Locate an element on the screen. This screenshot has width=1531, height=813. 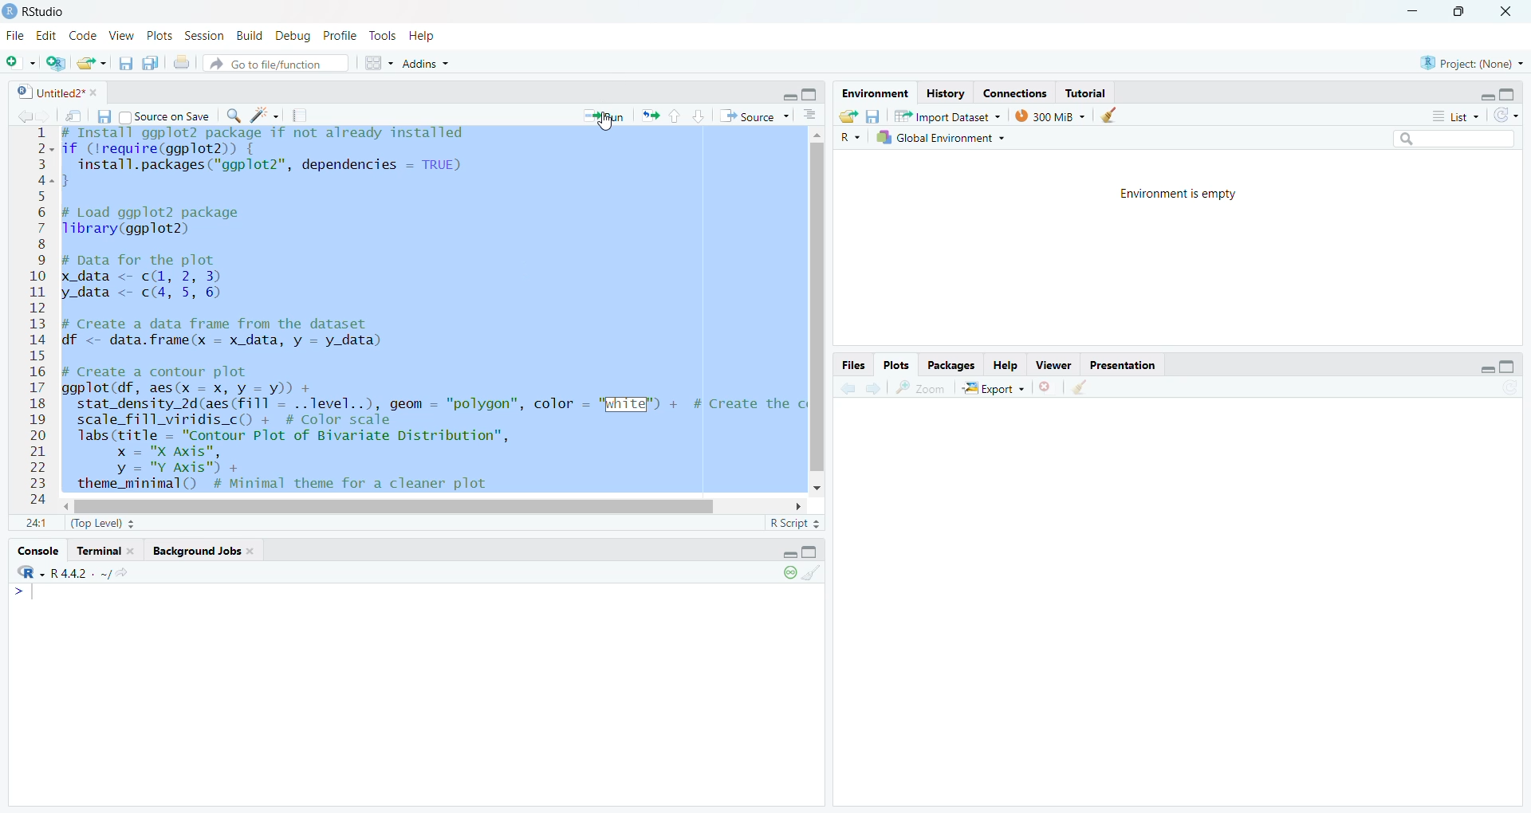
zoom is located at coordinates (920, 388).